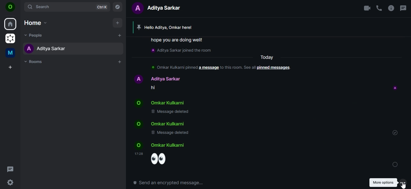 The height and width of the screenshot is (189, 411). Describe the element at coordinates (35, 62) in the screenshot. I see `rooms` at that location.